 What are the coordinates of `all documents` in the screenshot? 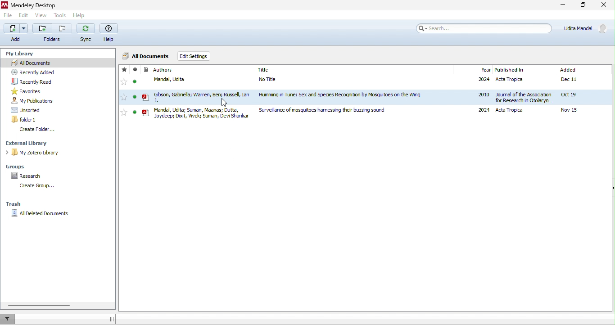 It's located at (146, 56).